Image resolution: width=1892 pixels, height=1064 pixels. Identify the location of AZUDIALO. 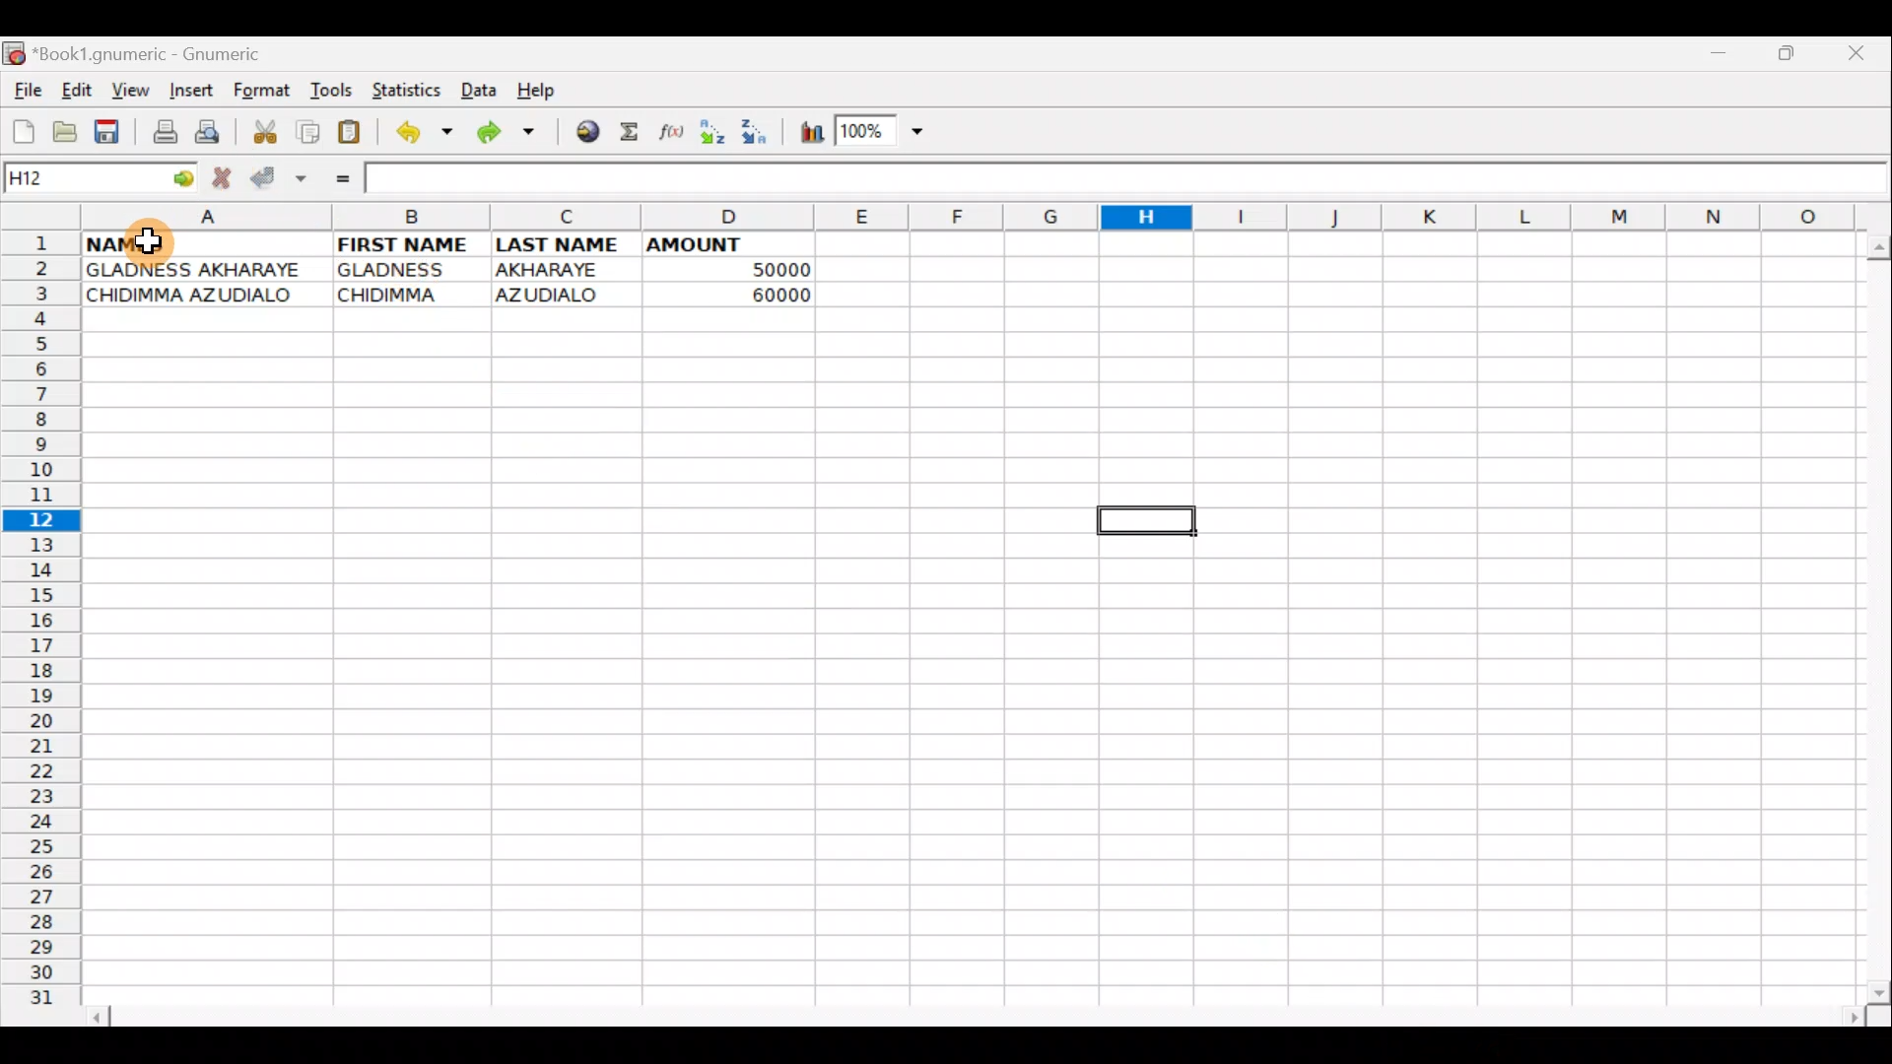
(558, 298).